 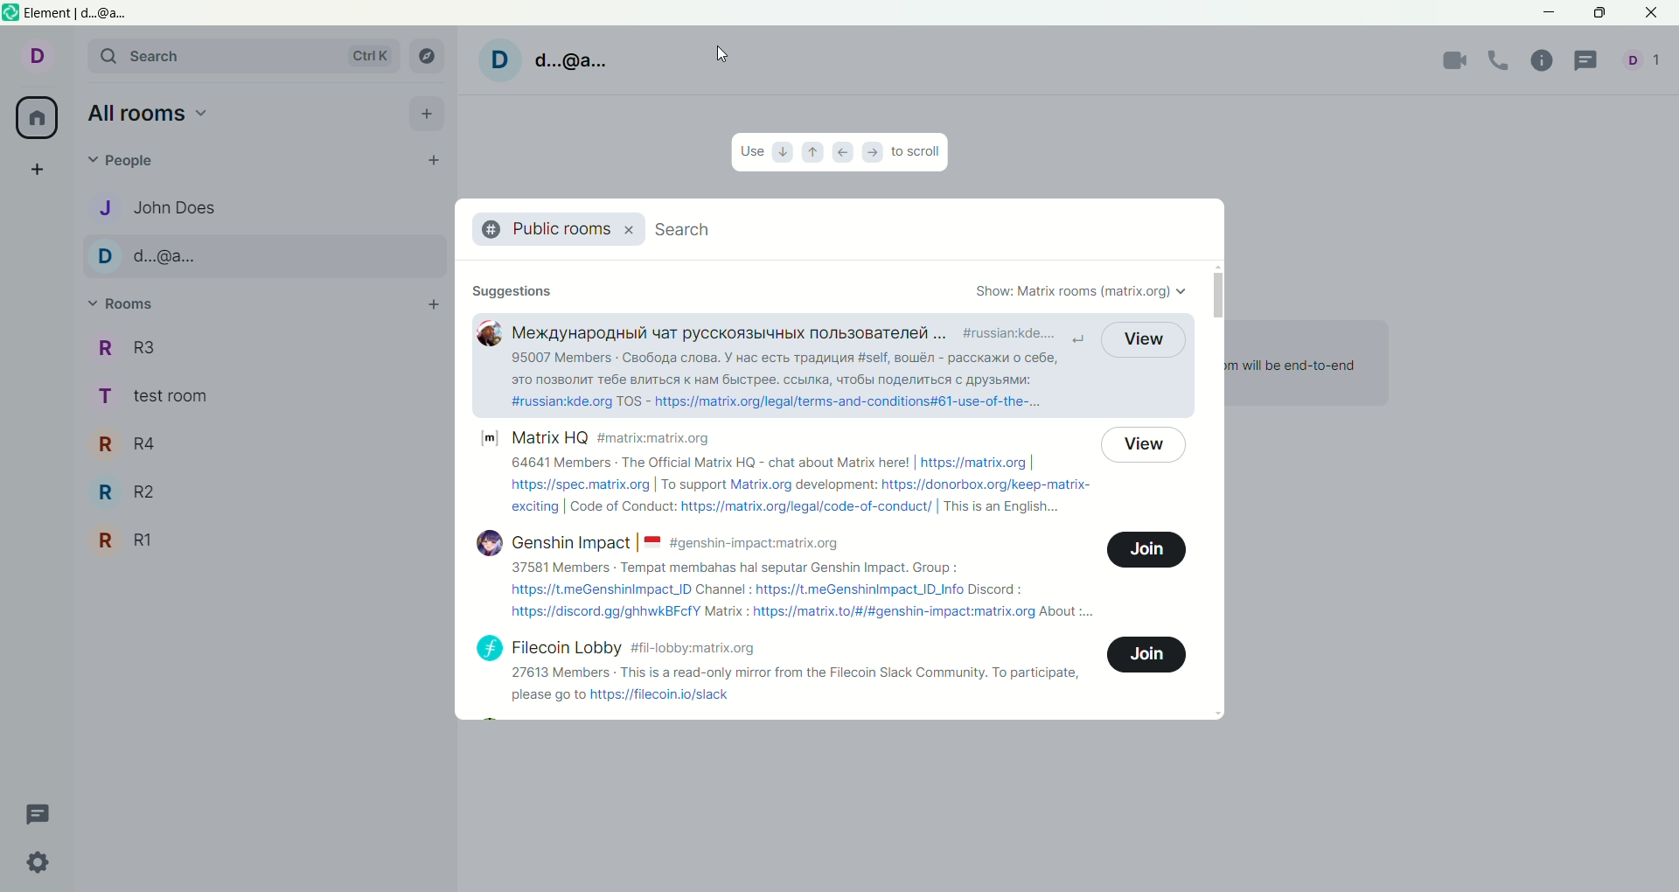 I want to click on minimize, so click(x=1546, y=13).